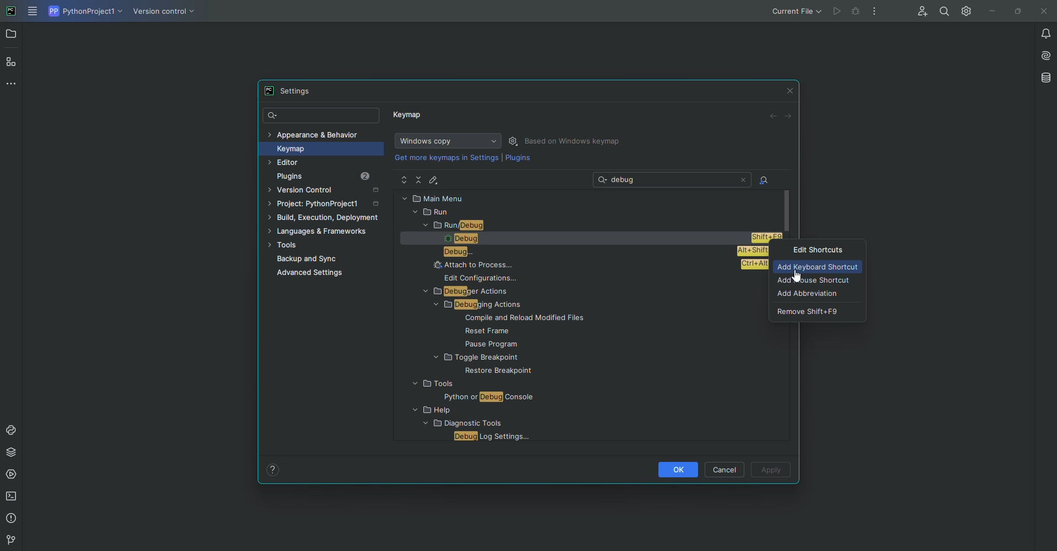 This screenshot has width=1057, height=551. Describe the element at coordinates (587, 212) in the screenshot. I see `RUN` at that location.